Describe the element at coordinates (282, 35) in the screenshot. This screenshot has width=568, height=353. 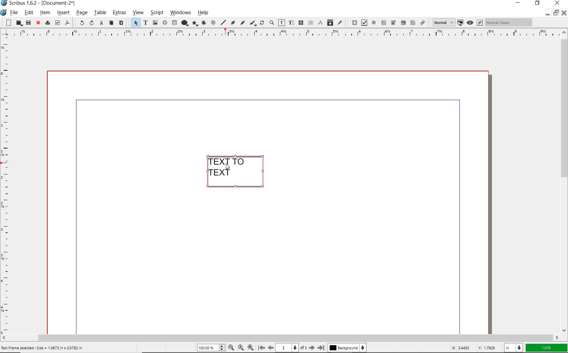
I see `ruler` at that location.